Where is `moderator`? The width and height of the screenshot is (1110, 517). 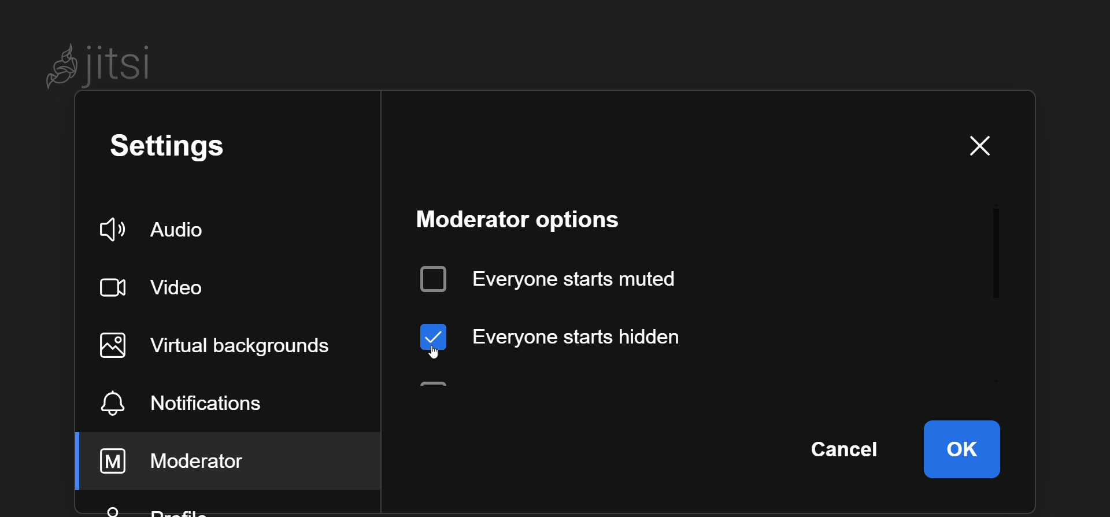
moderator is located at coordinates (184, 460).